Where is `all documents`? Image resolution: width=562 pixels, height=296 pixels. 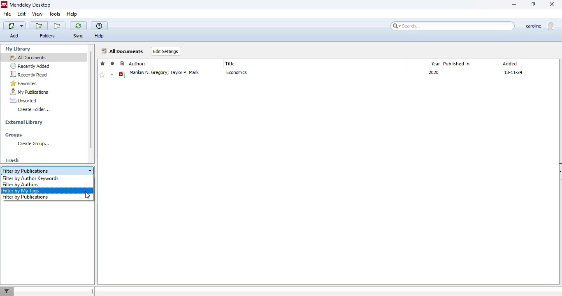 all documents is located at coordinates (123, 51).